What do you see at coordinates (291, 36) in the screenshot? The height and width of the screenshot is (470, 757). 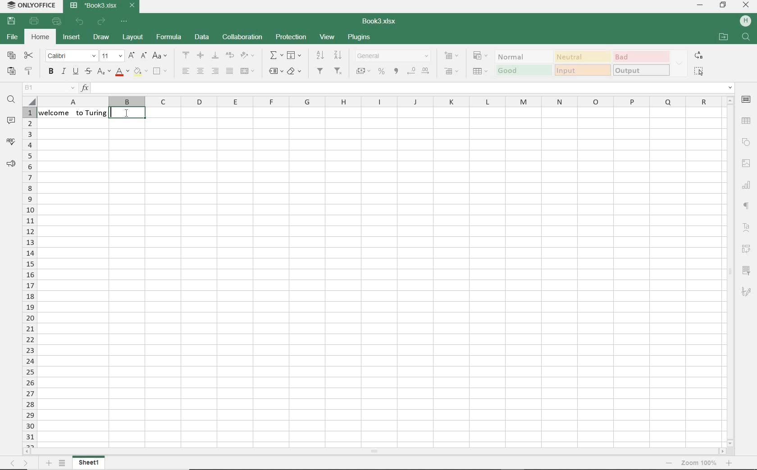 I see `protection` at bounding box center [291, 36].